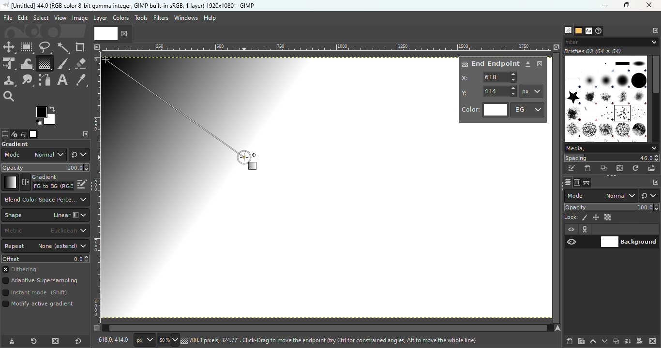 This screenshot has width=661, height=348. What do you see at coordinates (45, 259) in the screenshot?
I see `Offset` at bounding box center [45, 259].